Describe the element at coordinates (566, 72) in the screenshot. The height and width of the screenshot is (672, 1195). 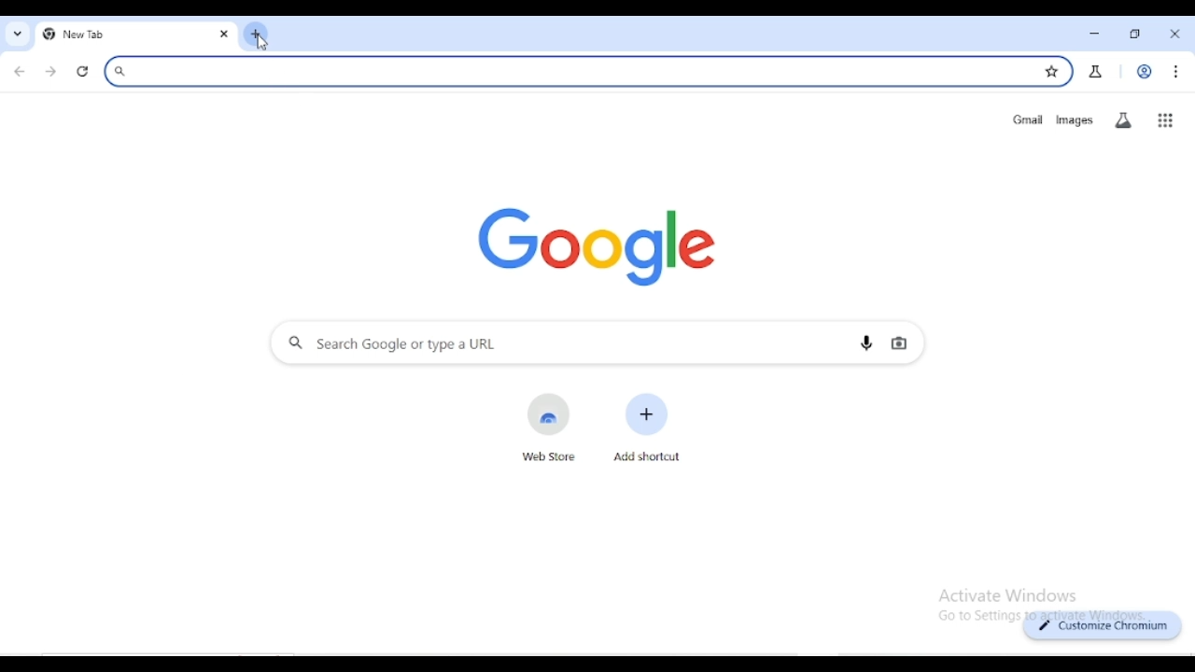
I see `search bar` at that location.